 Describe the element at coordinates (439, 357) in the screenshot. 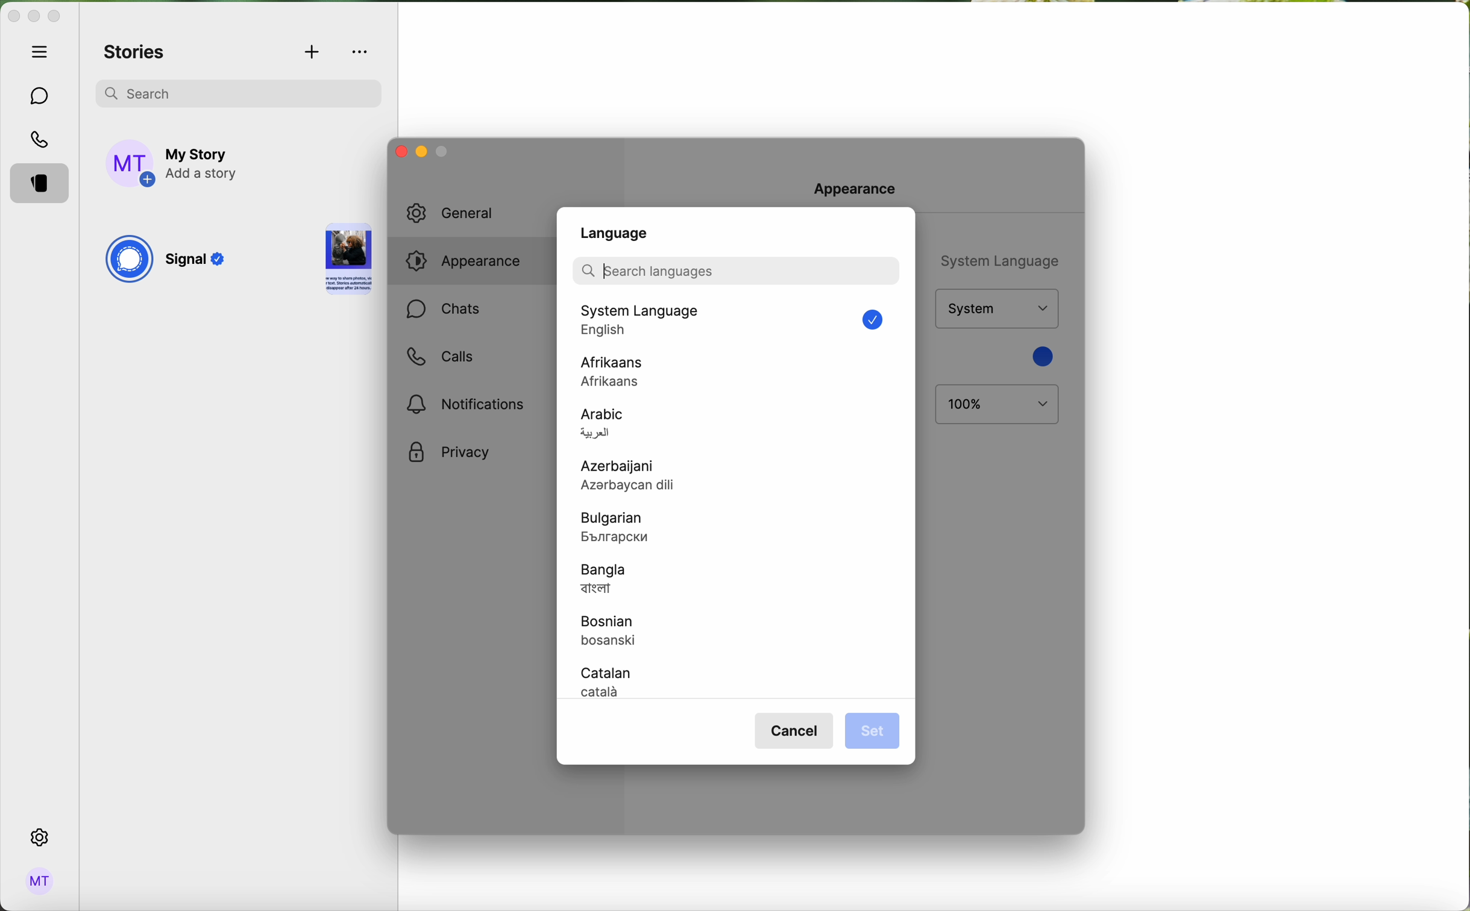

I see `calls` at that location.